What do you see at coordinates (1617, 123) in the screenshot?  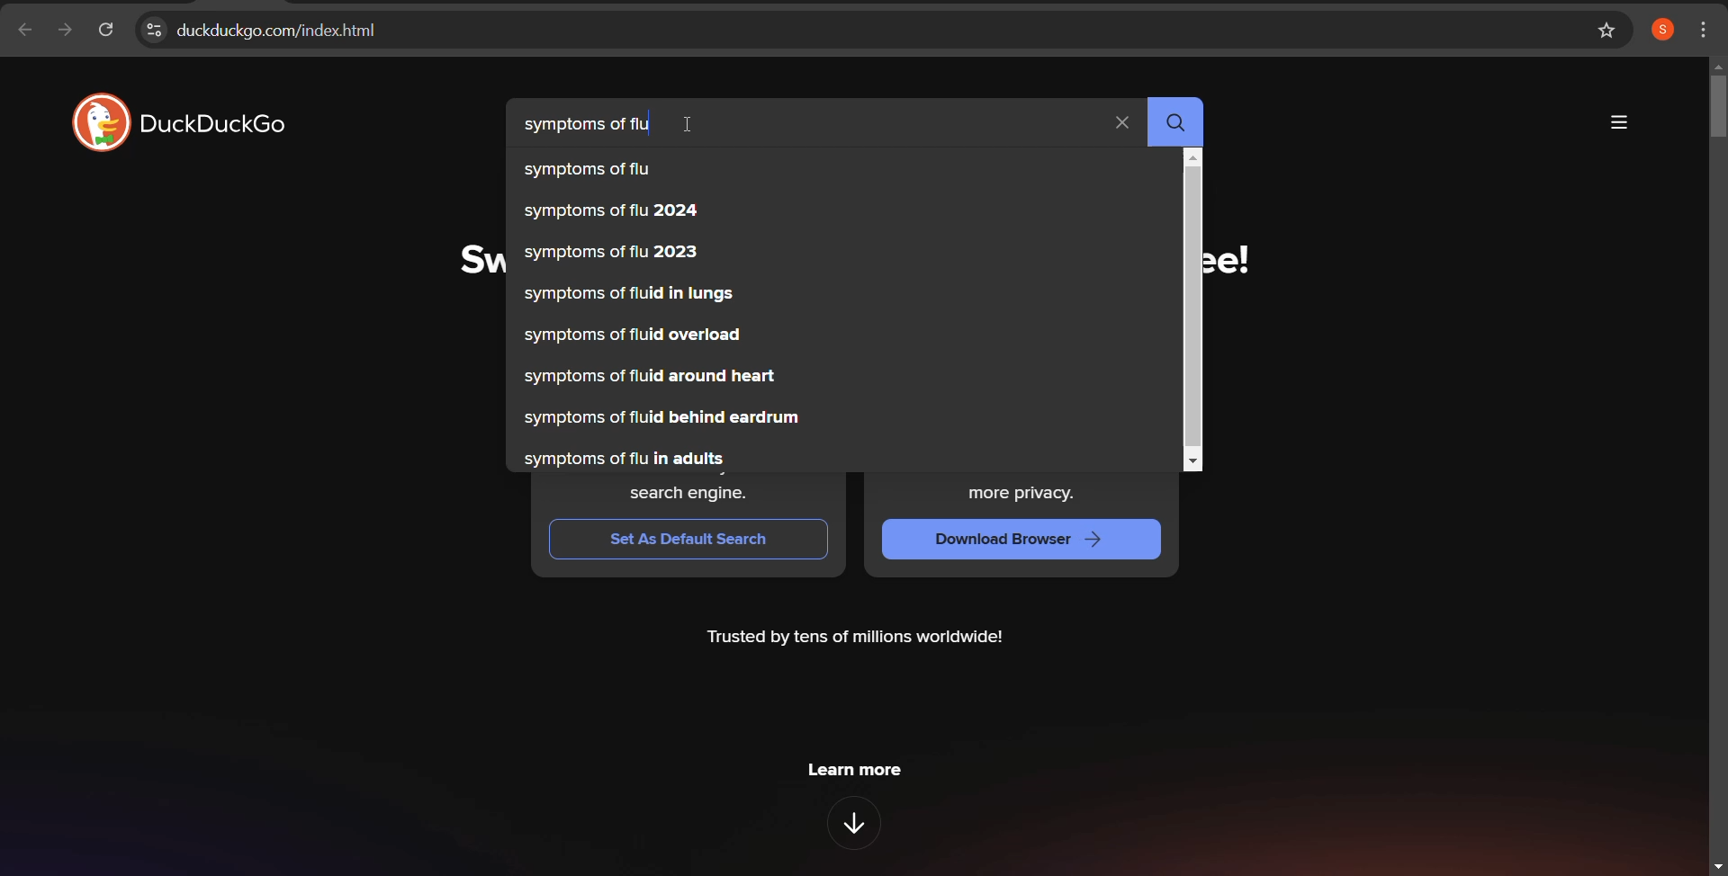 I see `more options` at bounding box center [1617, 123].